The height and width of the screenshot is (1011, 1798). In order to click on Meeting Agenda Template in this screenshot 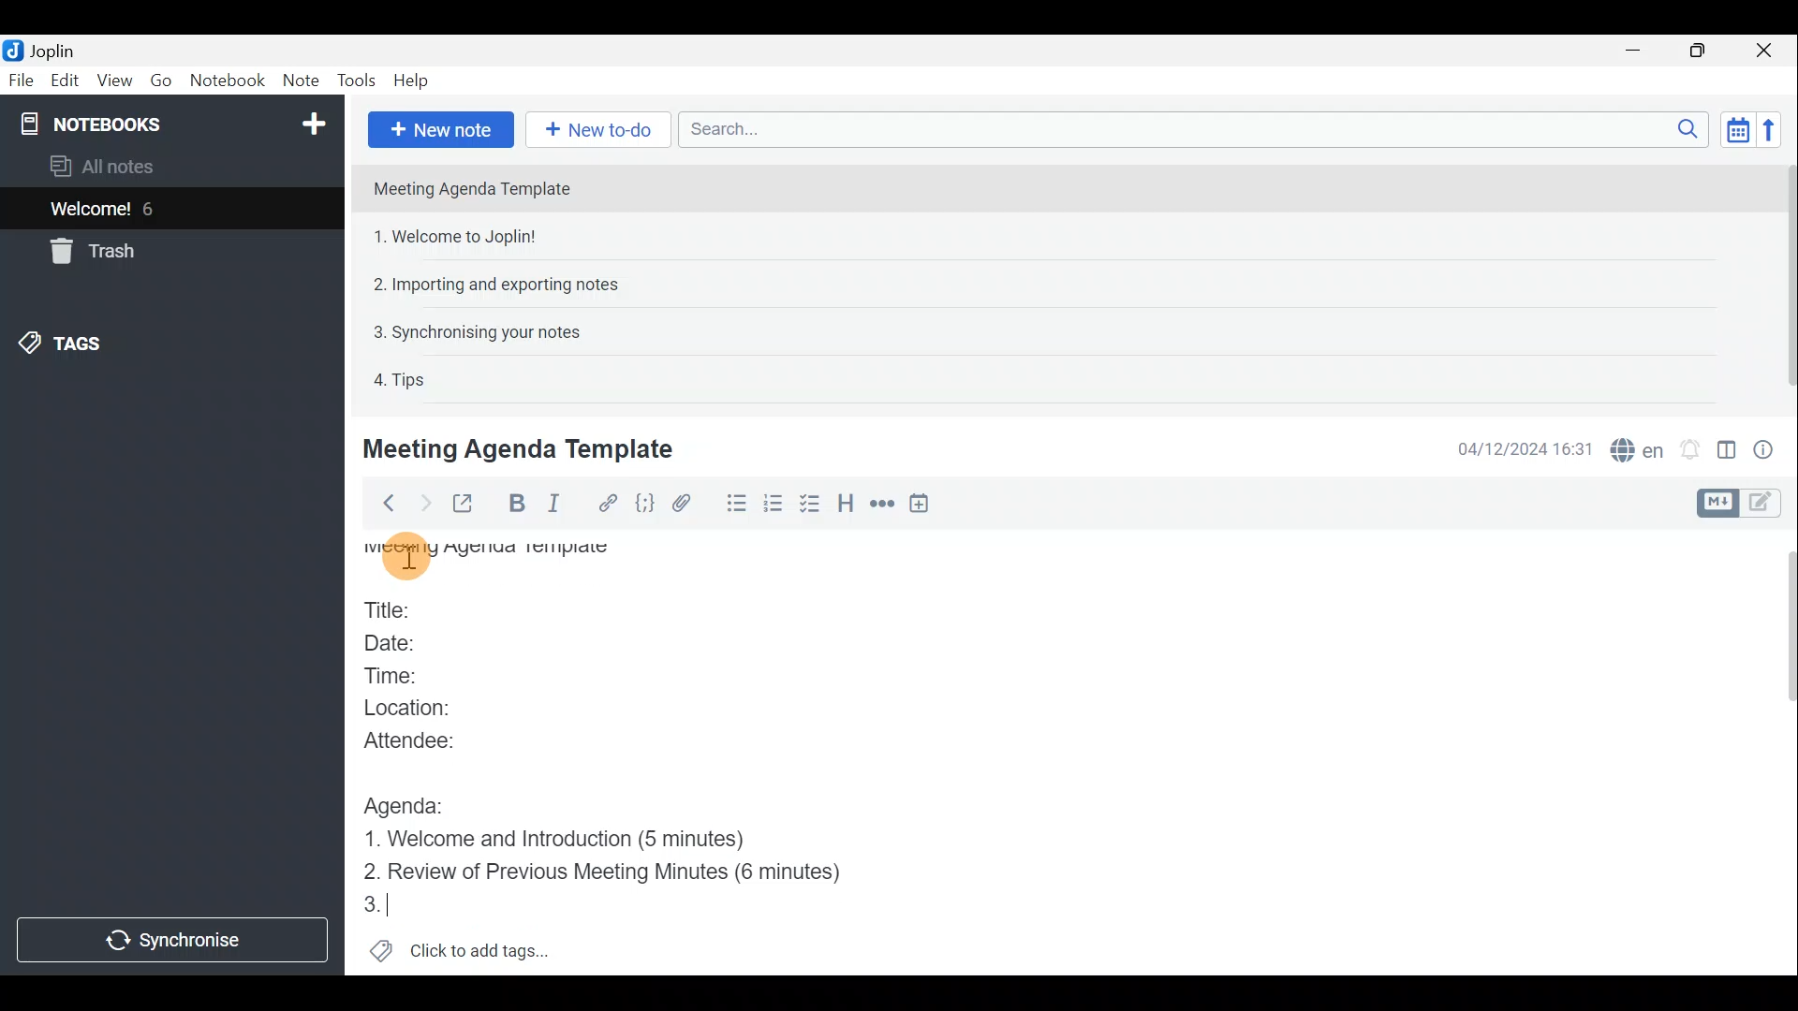, I will do `click(492, 559)`.